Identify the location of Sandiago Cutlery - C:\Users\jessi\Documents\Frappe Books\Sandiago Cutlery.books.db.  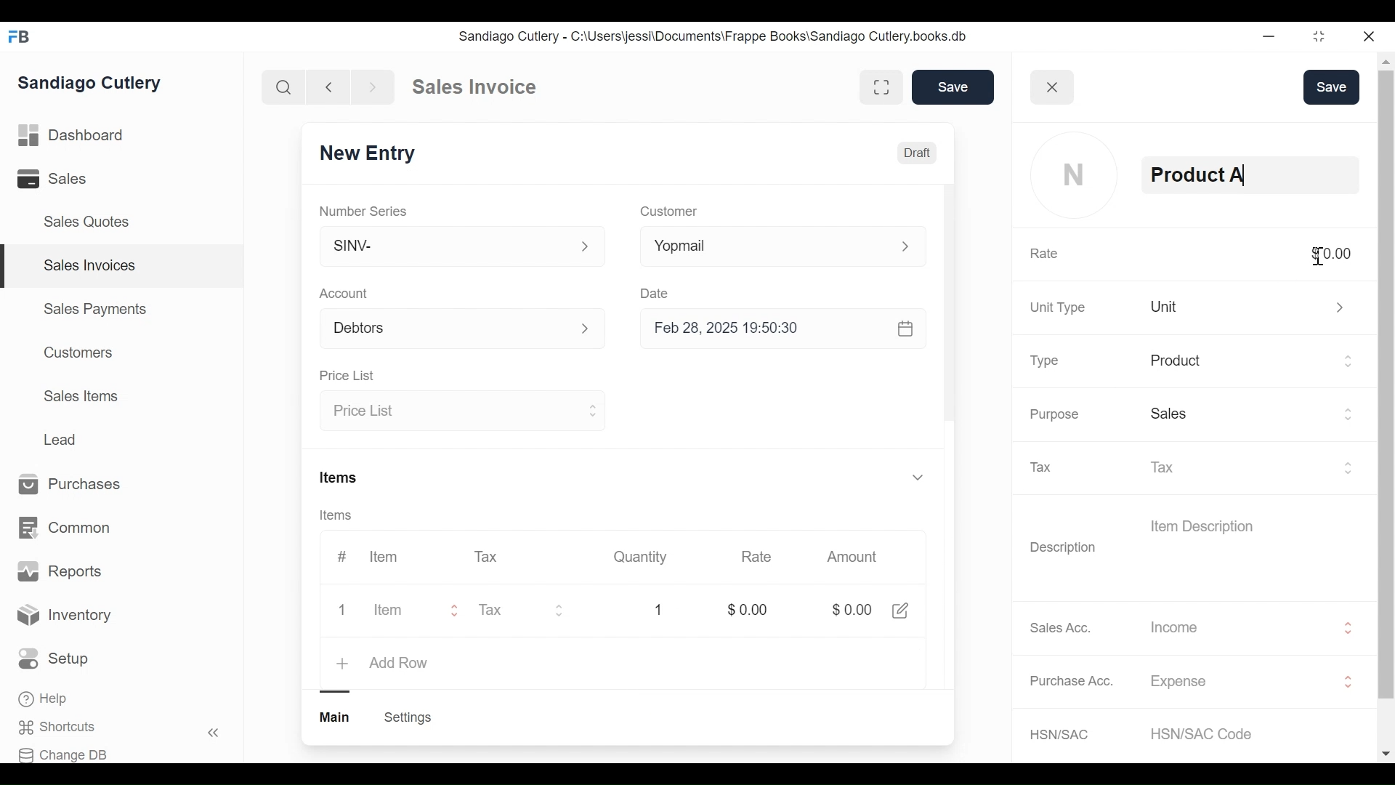
(711, 36).